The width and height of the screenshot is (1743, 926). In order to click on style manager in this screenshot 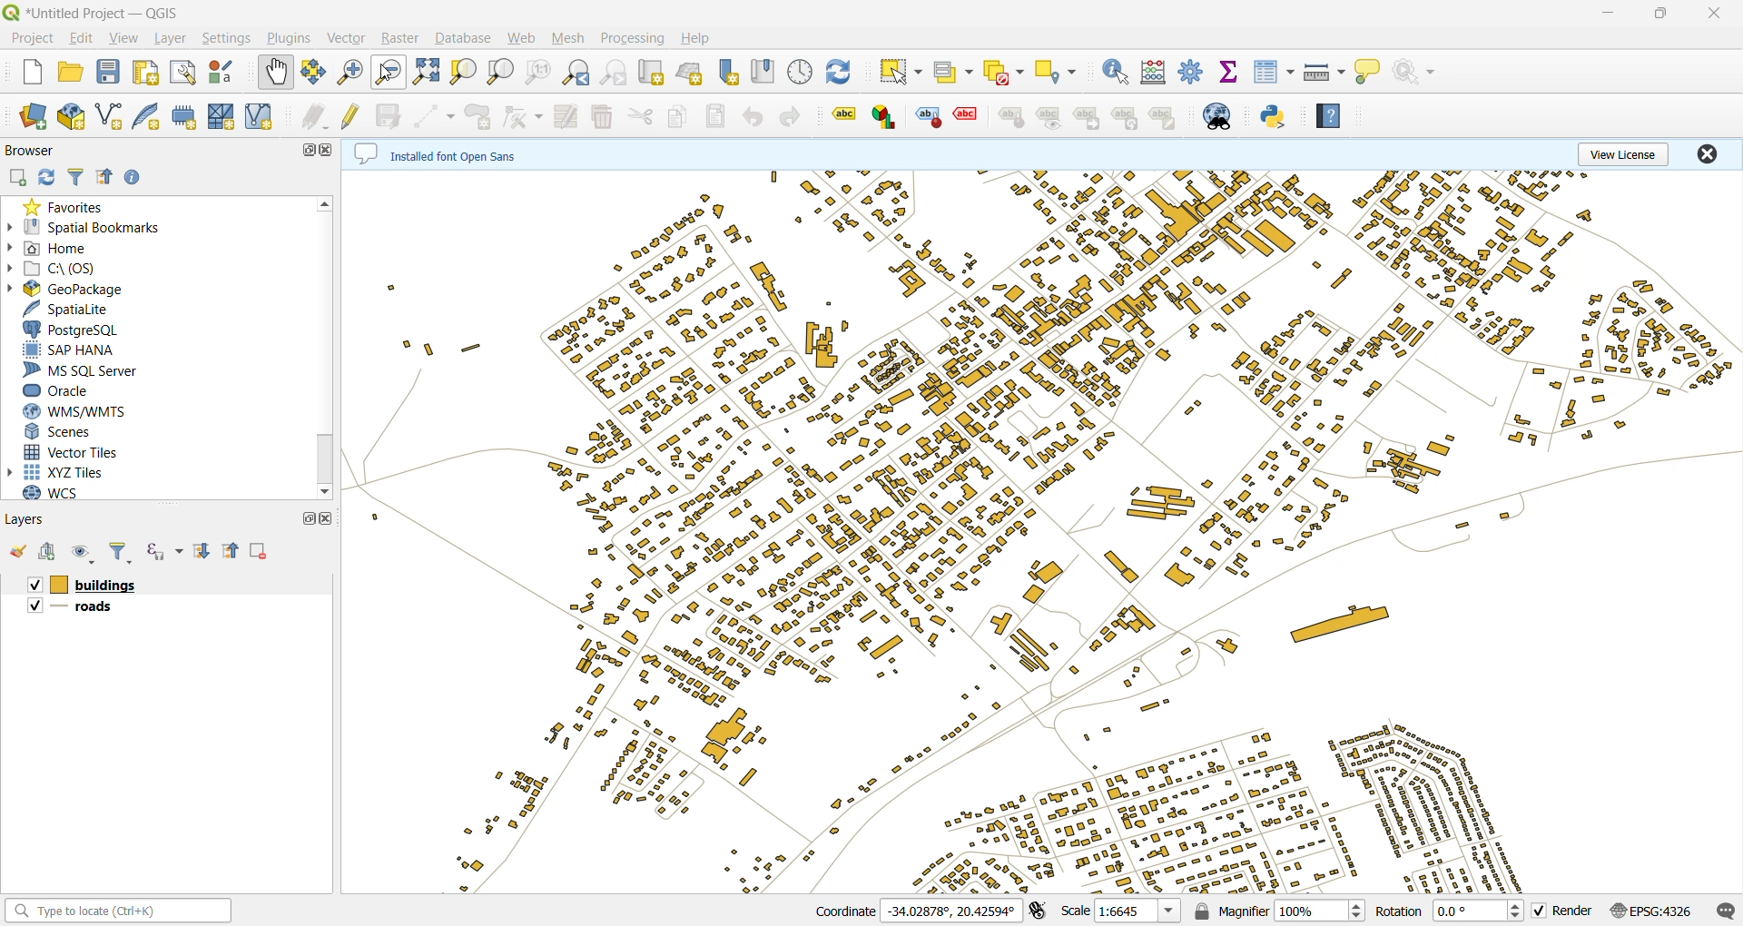, I will do `click(226, 74)`.